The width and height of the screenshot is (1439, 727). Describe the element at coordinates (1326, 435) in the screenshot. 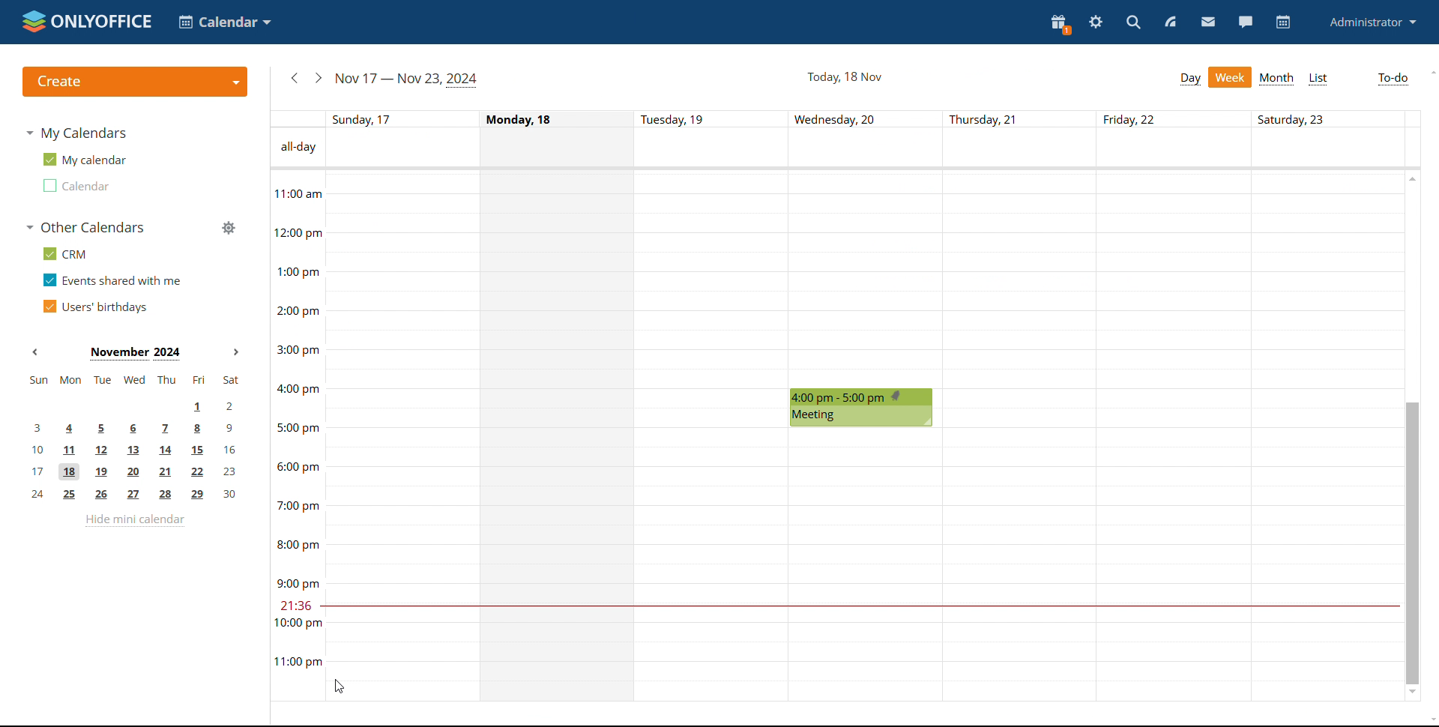

I see `saturday` at that location.